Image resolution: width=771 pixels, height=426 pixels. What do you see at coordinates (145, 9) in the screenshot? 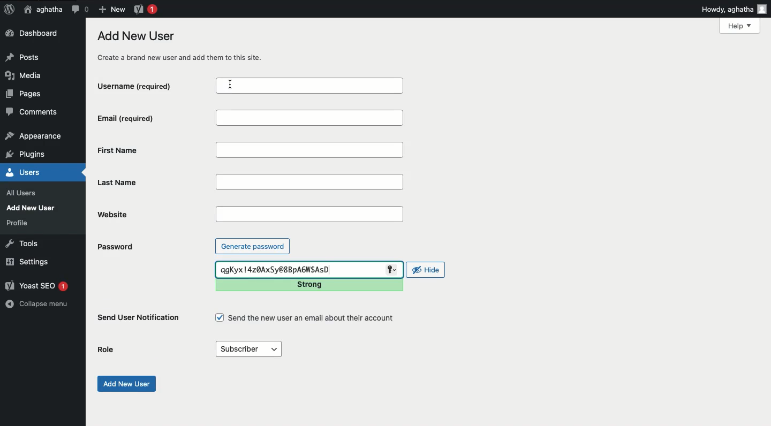
I see `Yoast` at bounding box center [145, 9].